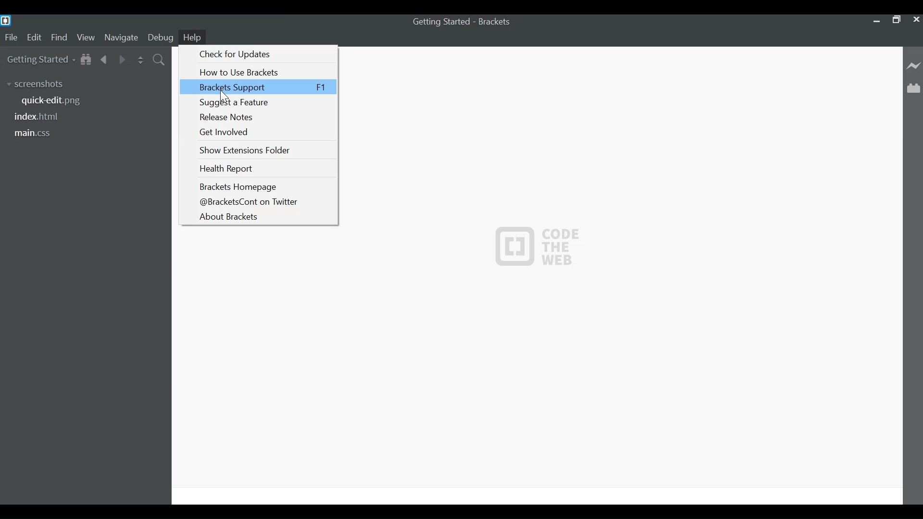 The width and height of the screenshot is (923, 519). What do you see at coordinates (264, 54) in the screenshot?
I see `Check For Updates` at bounding box center [264, 54].